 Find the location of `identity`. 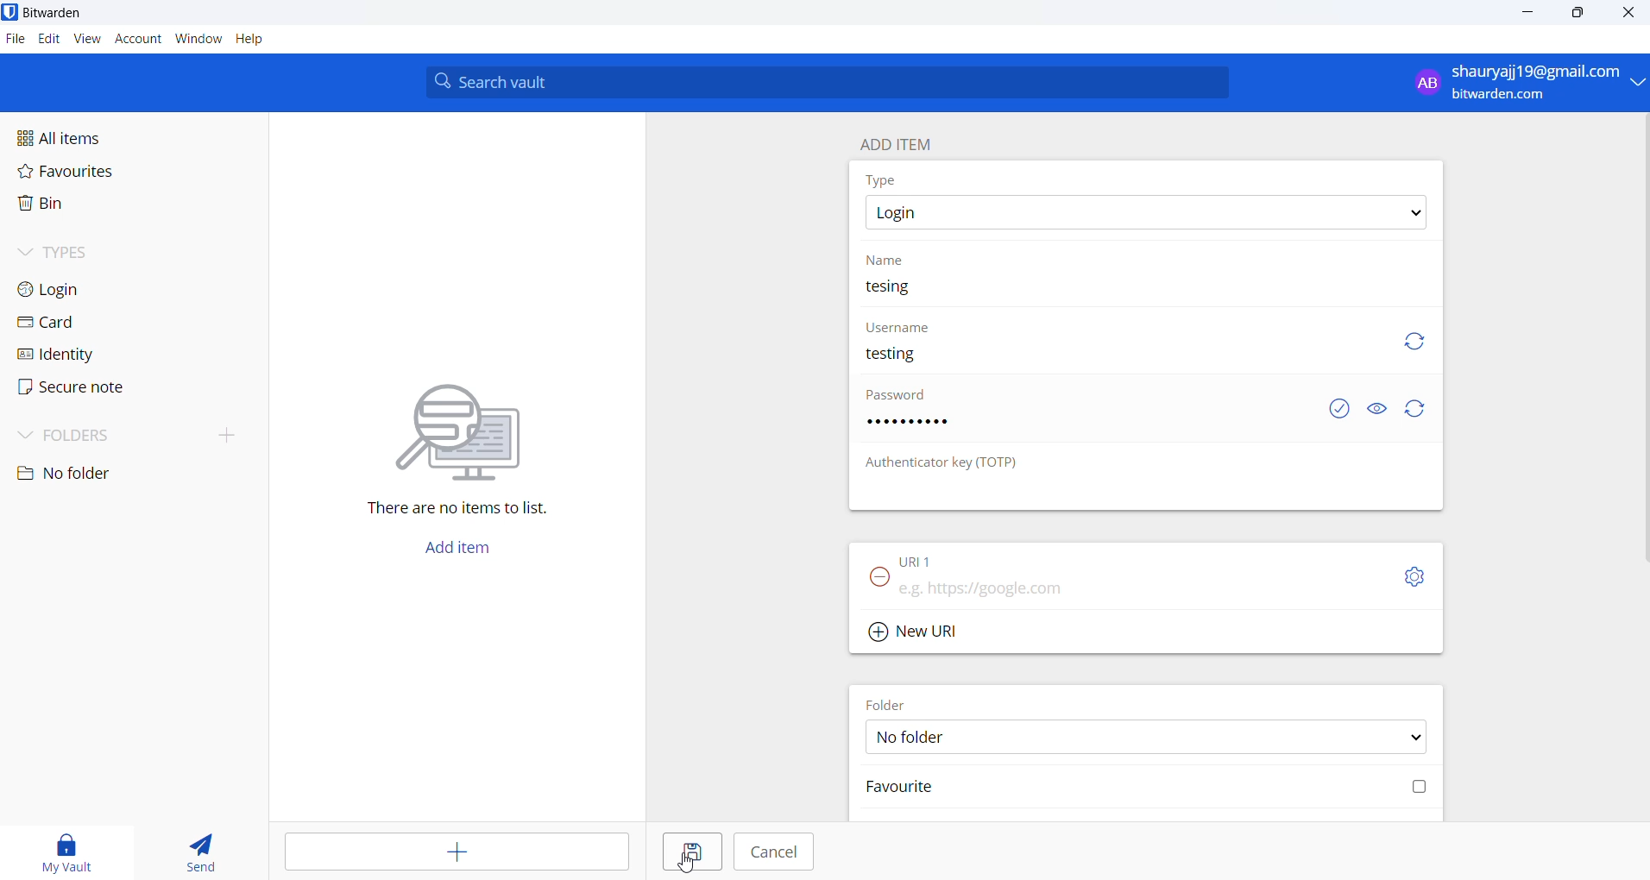

identity is located at coordinates (97, 355).